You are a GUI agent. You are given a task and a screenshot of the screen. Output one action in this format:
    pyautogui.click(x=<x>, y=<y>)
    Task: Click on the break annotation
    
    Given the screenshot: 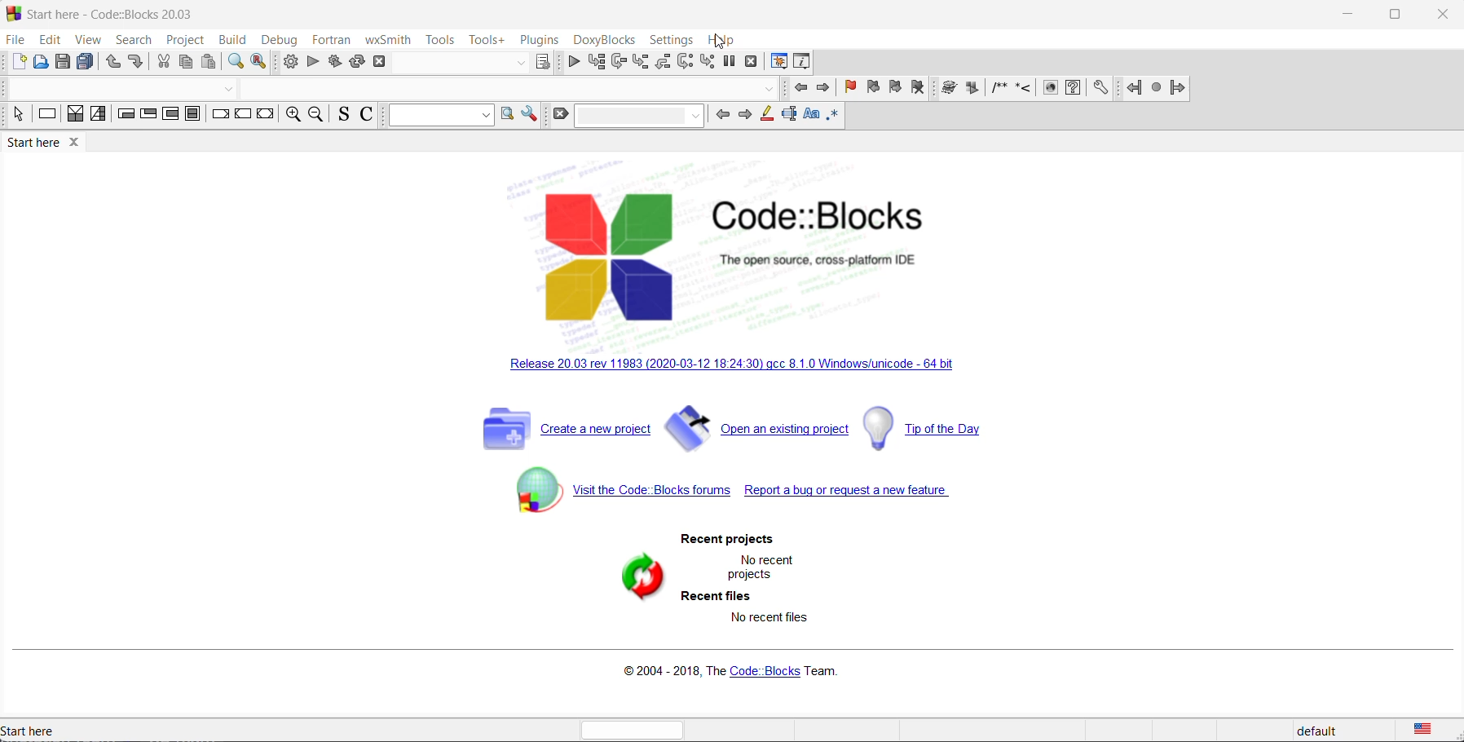 What is the action you would take?
    pyautogui.click(x=730, y=64)
    